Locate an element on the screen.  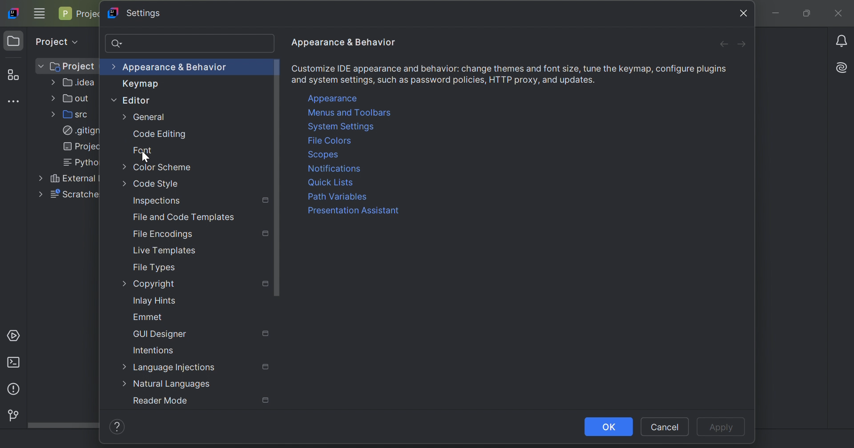
Settings marked with this icon are only applied to the current project. Non-marked settings are applied to all projects. is located at coordinates (267, 367).